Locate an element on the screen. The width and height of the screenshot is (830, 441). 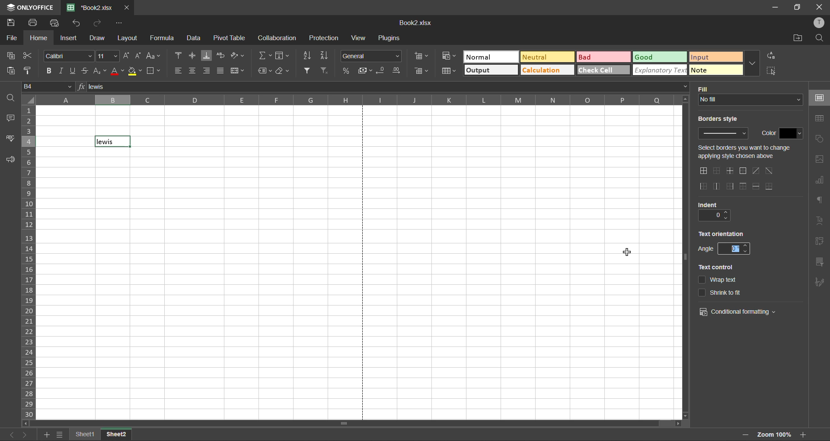
slicer is located at coordinates (821, 263).